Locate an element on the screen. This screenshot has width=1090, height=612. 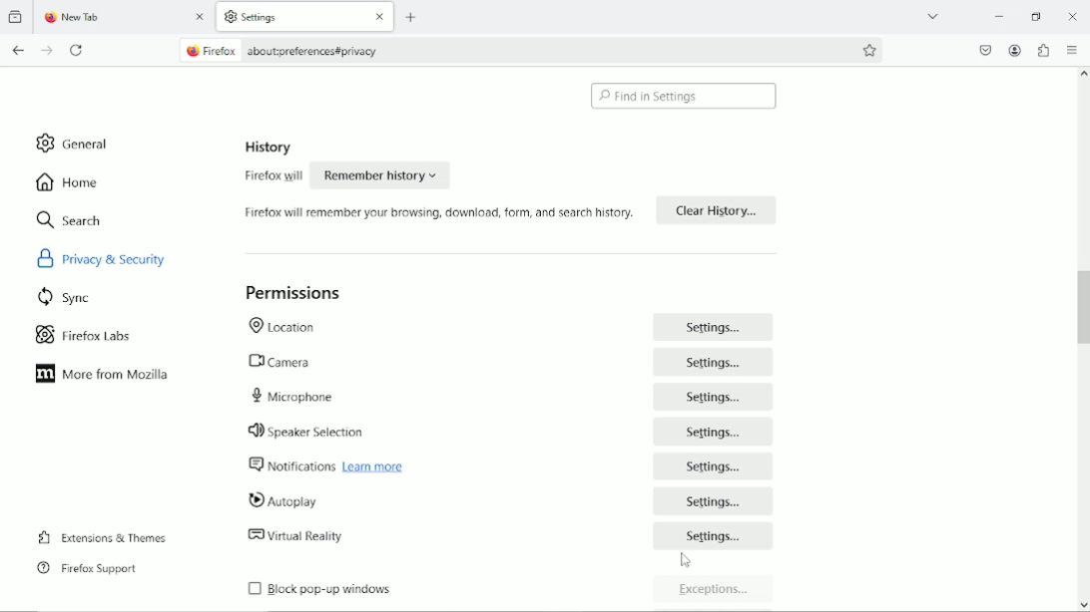
scroll up is located at coordinates (1077, 78).